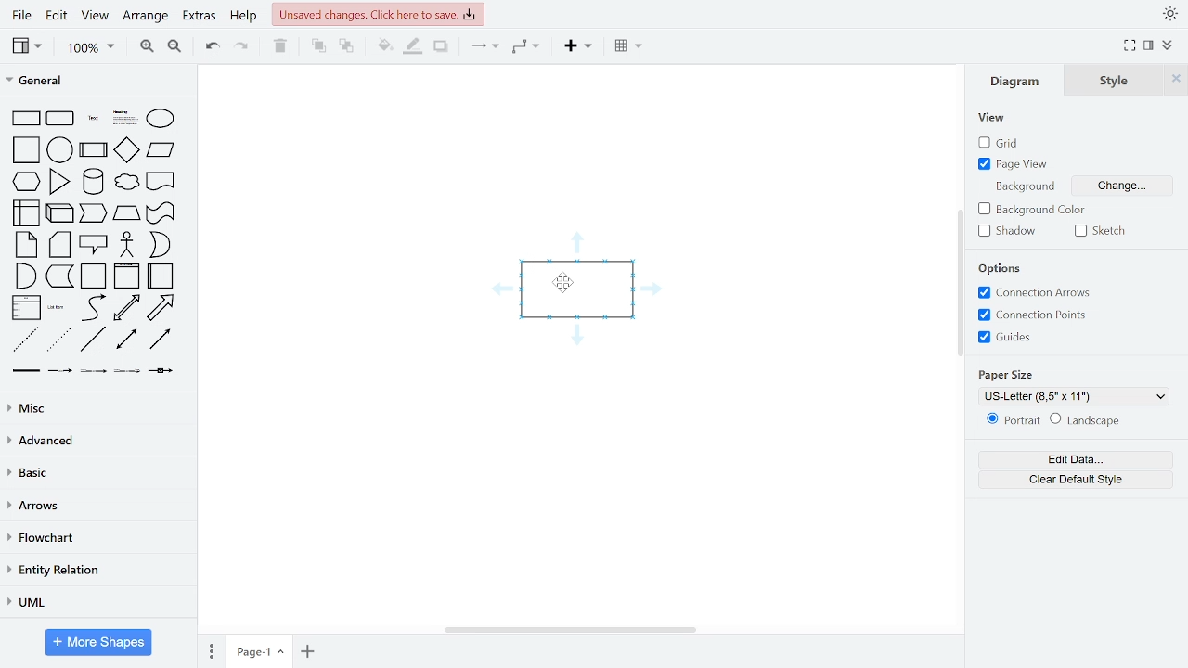 The image size is (1188, 668). Describe the element at coordinates (91, 181) in the screenshot. I see `cylinder` at that location.